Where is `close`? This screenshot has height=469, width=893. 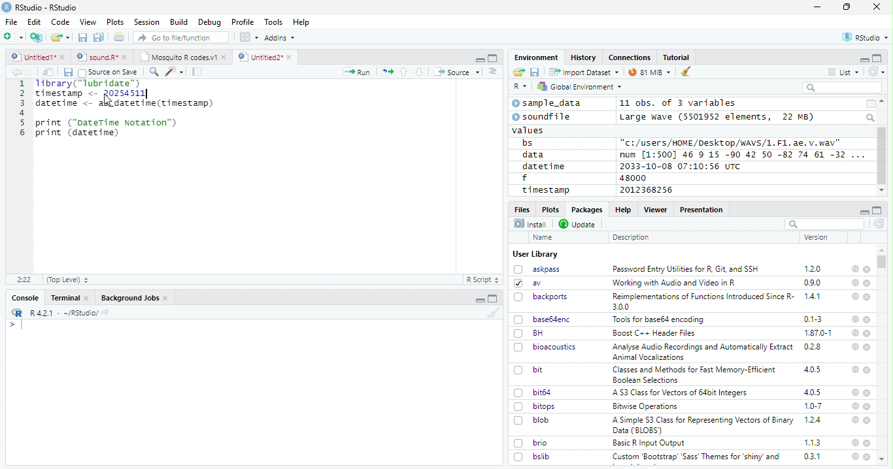 close is located at coordinates (868, 407).